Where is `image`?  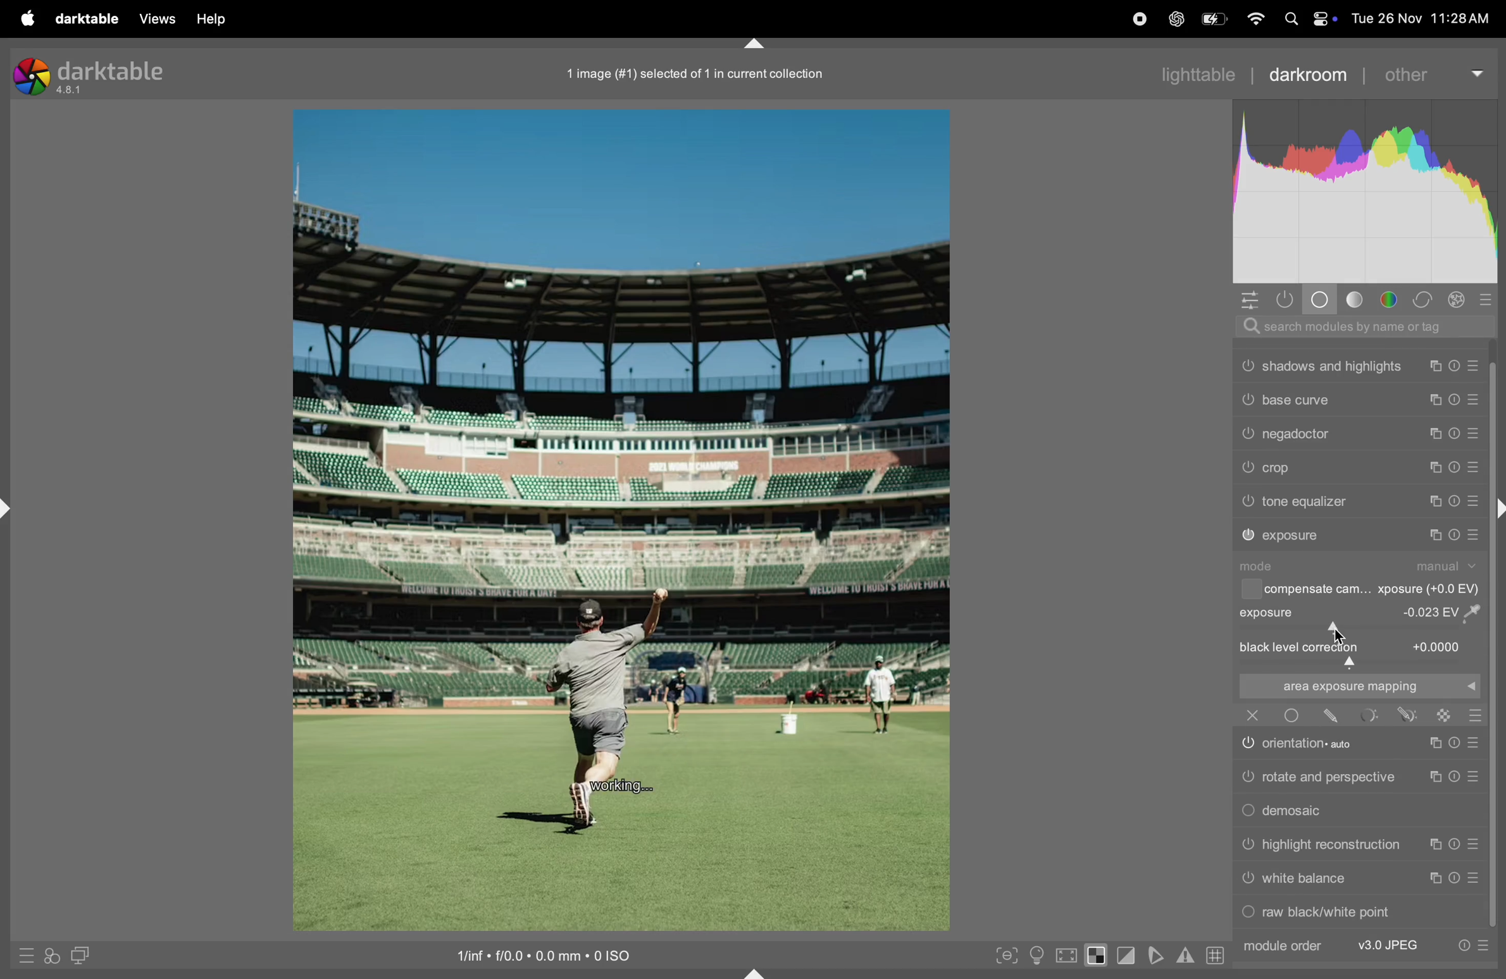 image is located at coordinates (619, 520).